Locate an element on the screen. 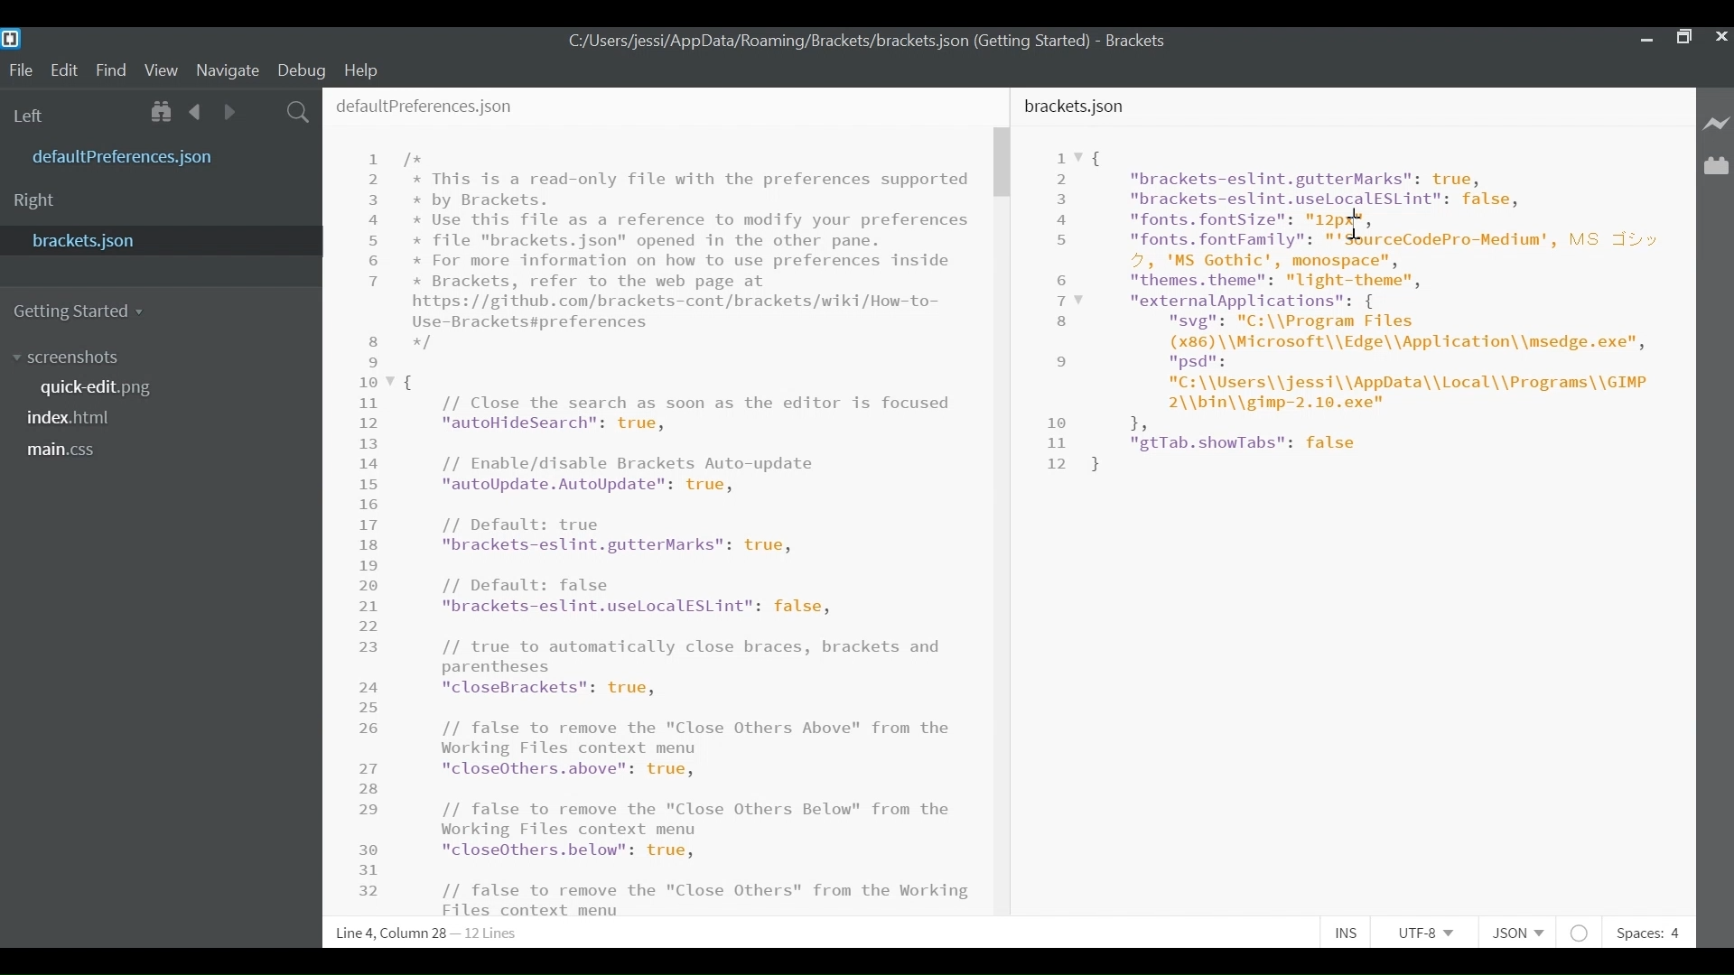 The height and width of the screenshot is (975, 1734). Vertical Scroll bar is located at coordinates (1003, 163).